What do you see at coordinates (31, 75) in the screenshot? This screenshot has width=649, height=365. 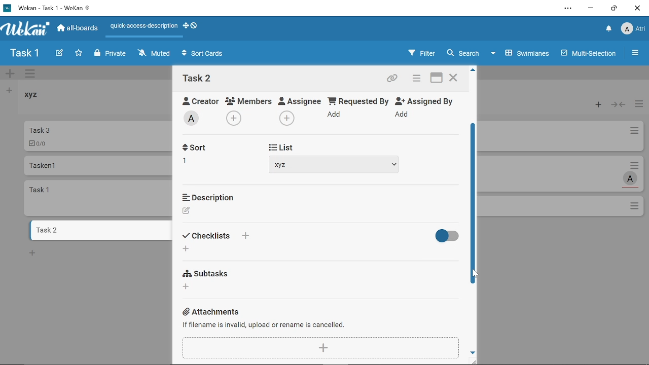 I see `Manage swimlane` at bounding box center [31, 75].